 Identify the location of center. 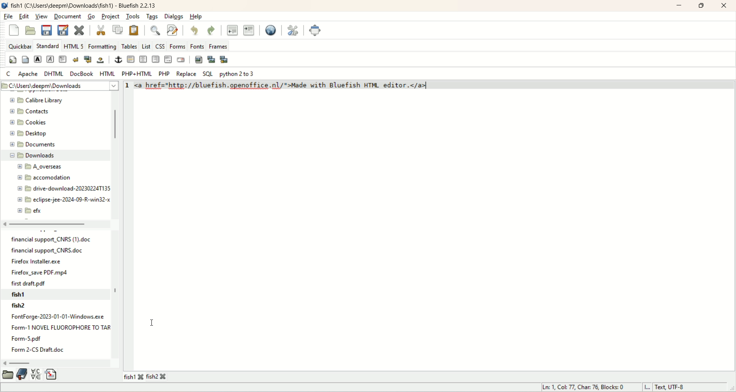
(143, 59).